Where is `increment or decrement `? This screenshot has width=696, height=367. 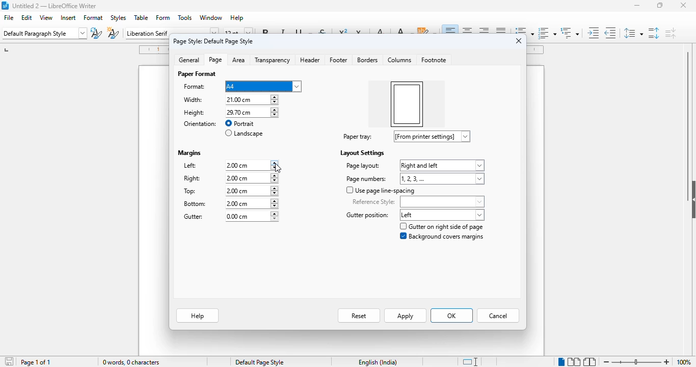 increment or decrement  is located at coordinates (277, 217).